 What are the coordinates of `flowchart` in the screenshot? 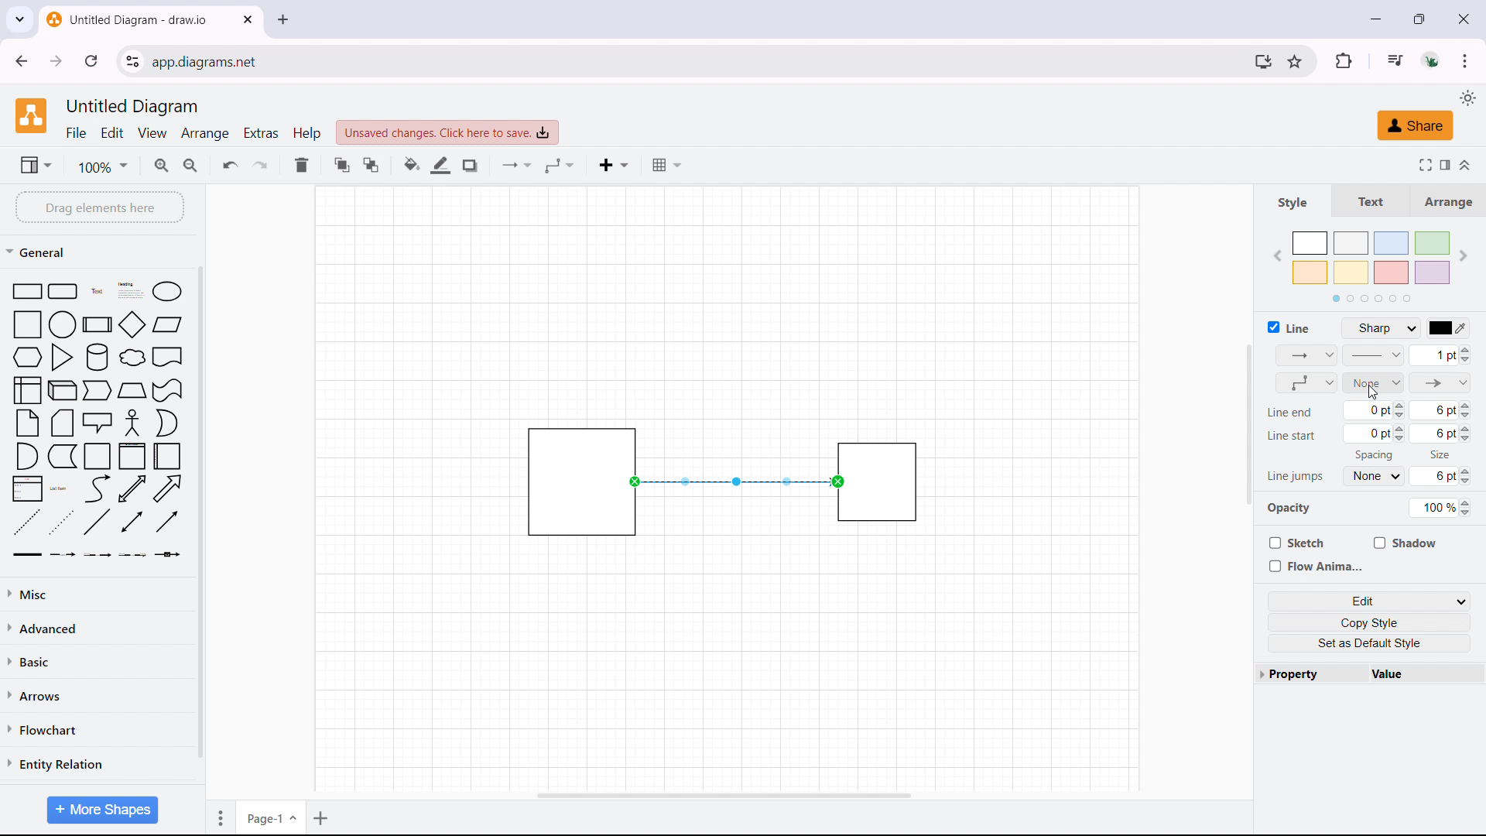 It's located at (97, 728).